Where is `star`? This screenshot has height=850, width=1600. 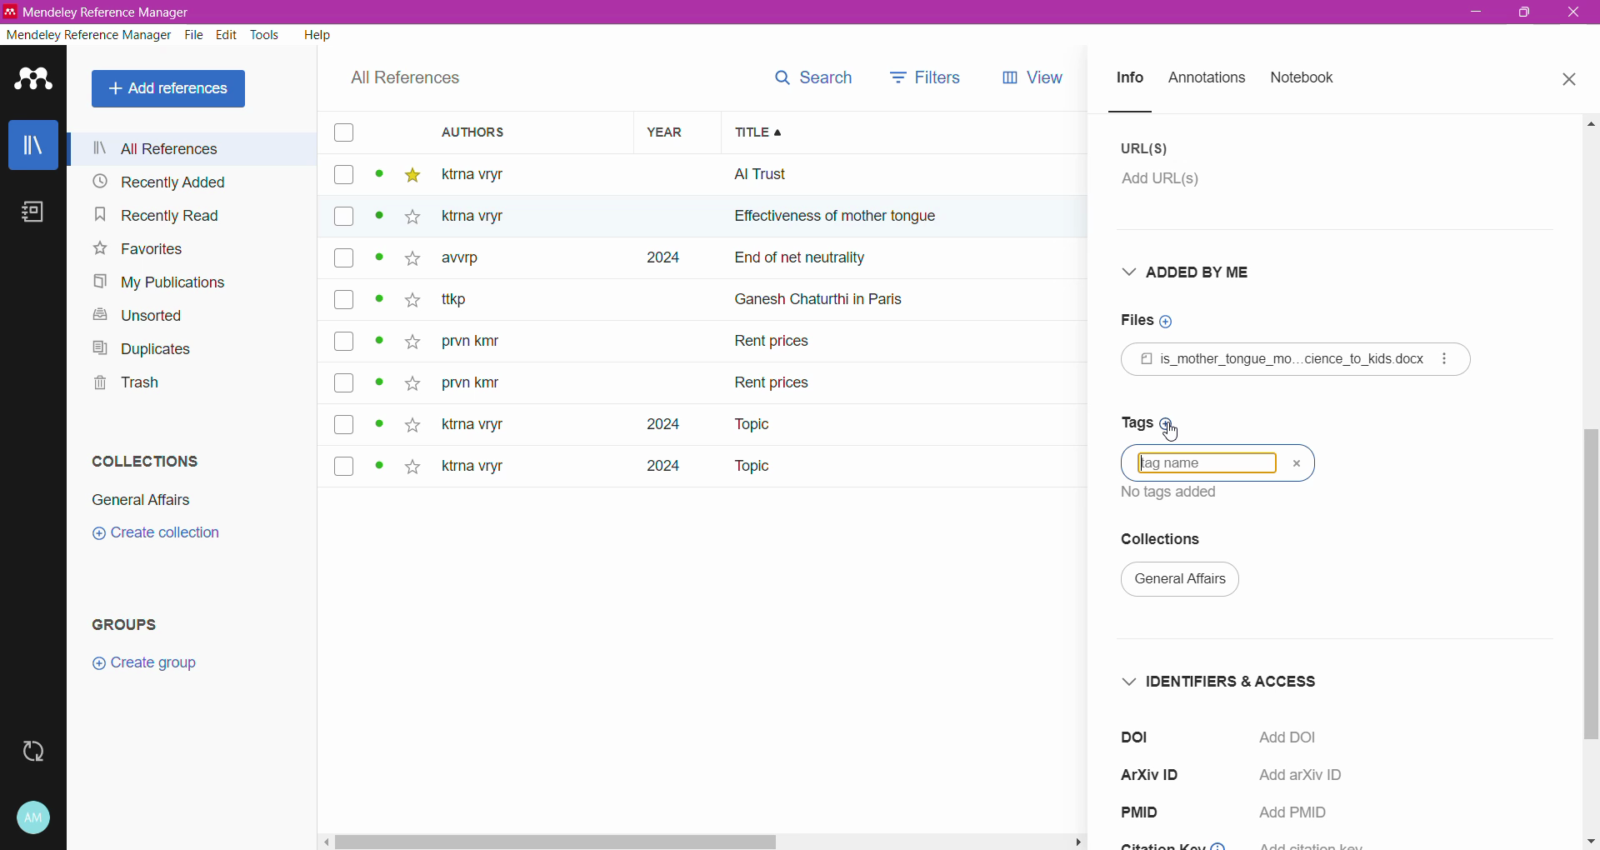 star is located at coordinates (412, 469).